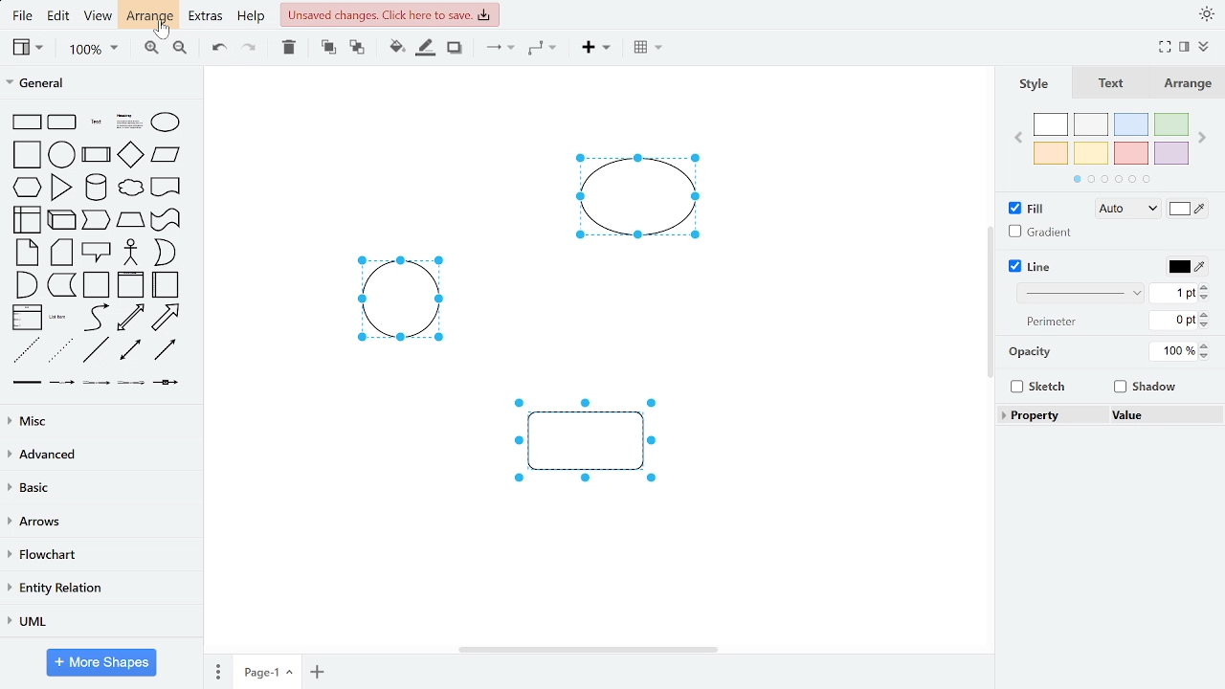 This screenshot has height=689, width=1225. What do you see at coordinates (988, 300) in the screenshot?
I see `vertical scrollbar` at bounding box center [988, 300].